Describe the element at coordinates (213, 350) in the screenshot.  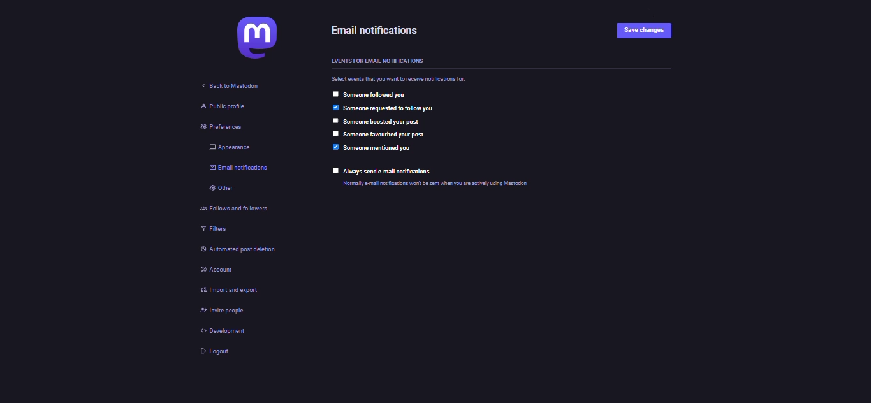
I see `logout` at that location.